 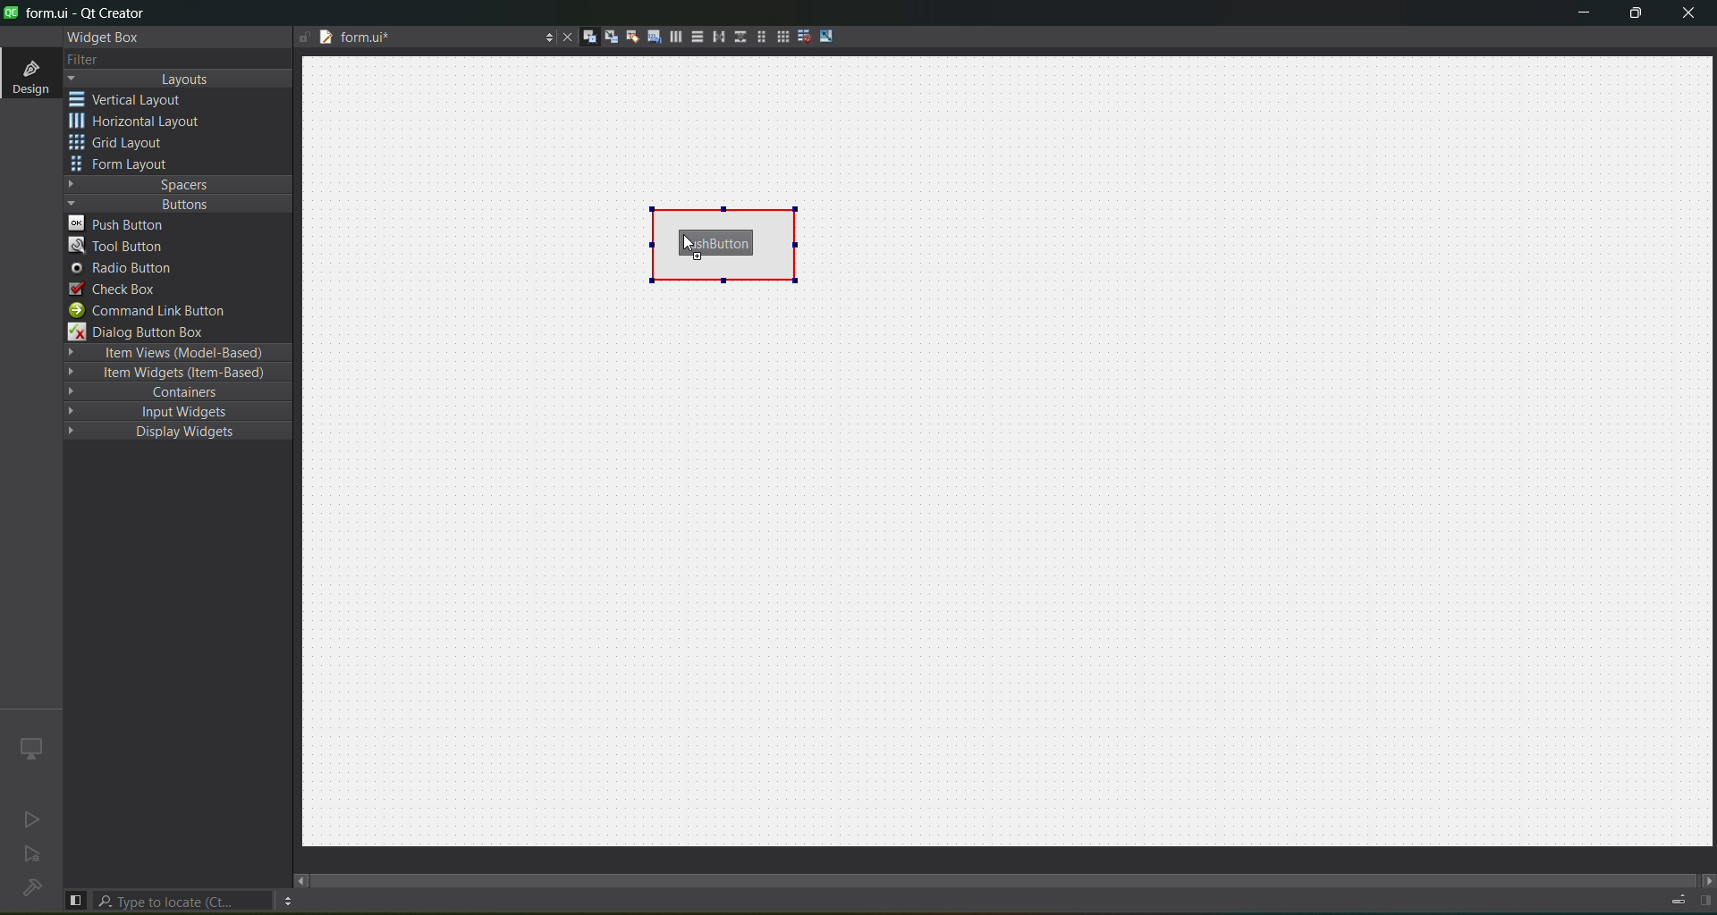 What do you see at coordinates (589, 38) in the screenshot?
I see `edit widgets` at bounding box center [589, 38].